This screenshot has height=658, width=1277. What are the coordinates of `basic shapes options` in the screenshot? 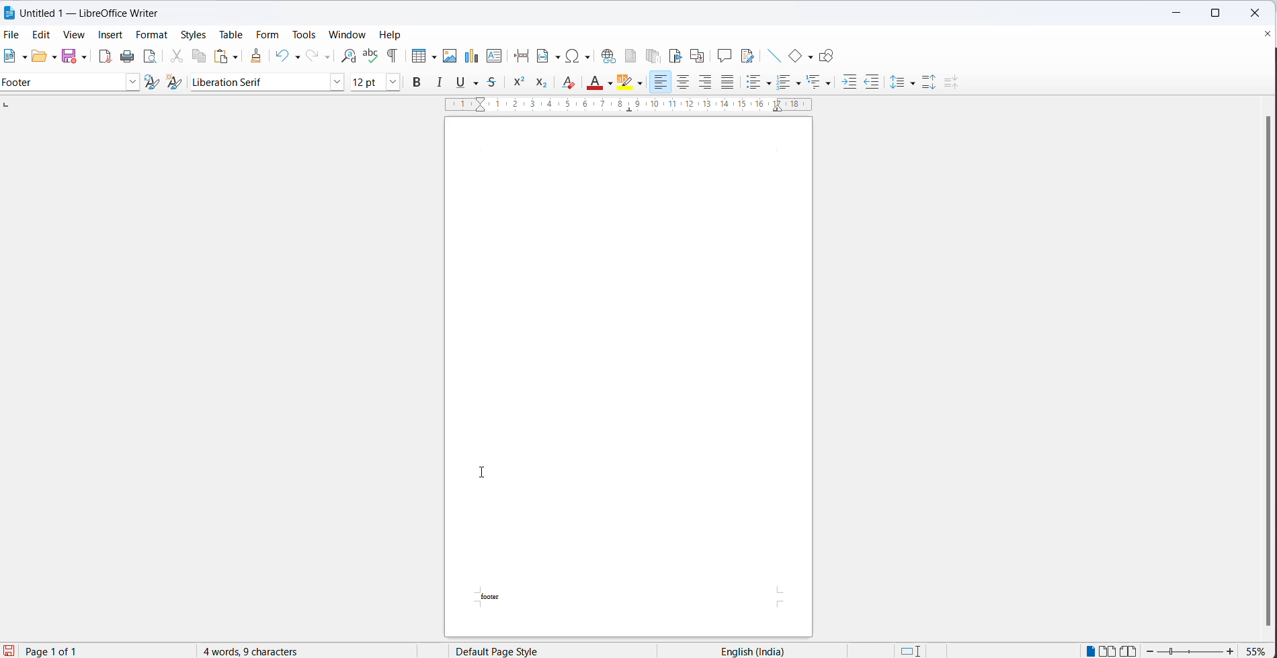 It's located at (811, 59).